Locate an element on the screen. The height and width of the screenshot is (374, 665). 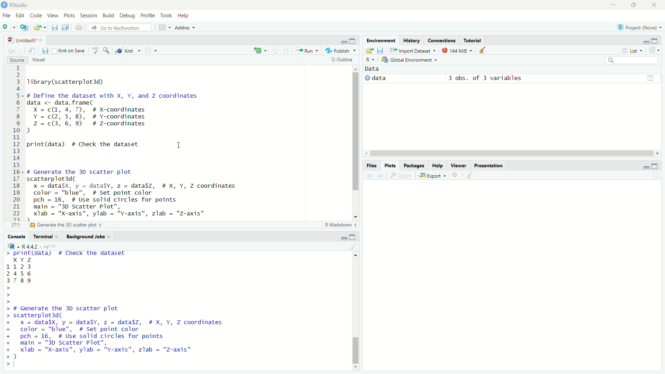
typing cursor is located at coordinates (17, 366).